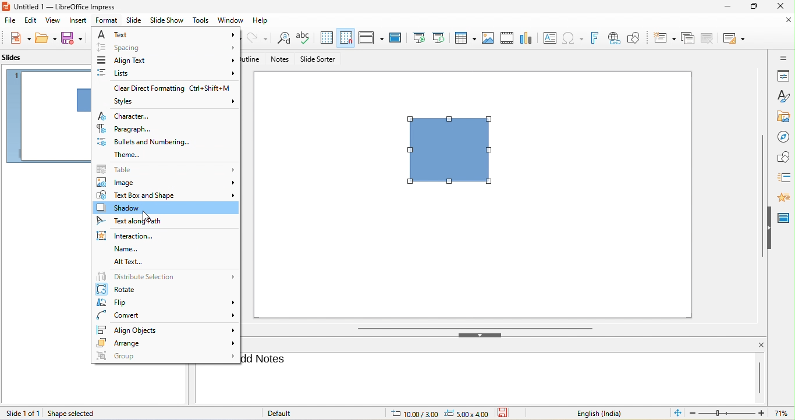 This screenshot has height=420, width=795. What do you see at coordinates (10, 21) in the screenshot?
I see `file` at bounding box center [10, 21].